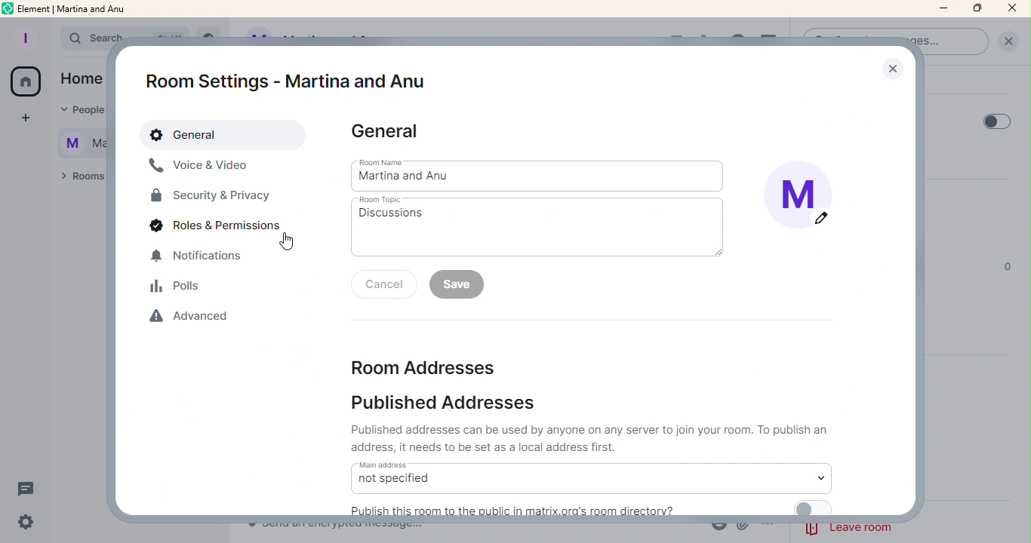 Image resolution: width=1031 pixels, height=543 pixels. I want to click on General, so click(215, 135).